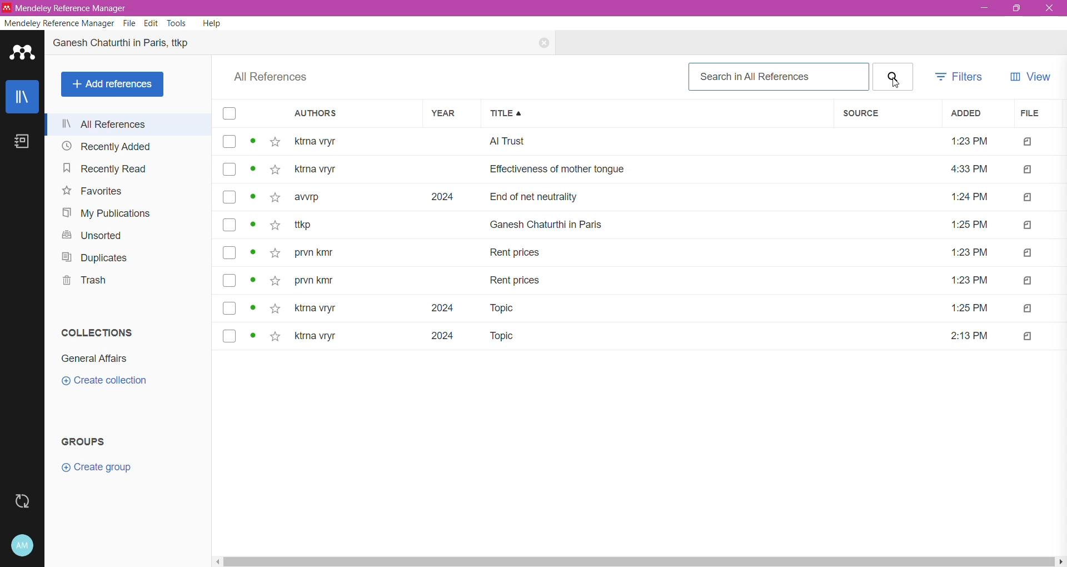 The height and width of the screenshot is (567, 1067). What do you see at coordinates (539, 44) in the screenshot?
I see `Close` at bounding box center [539, 44].